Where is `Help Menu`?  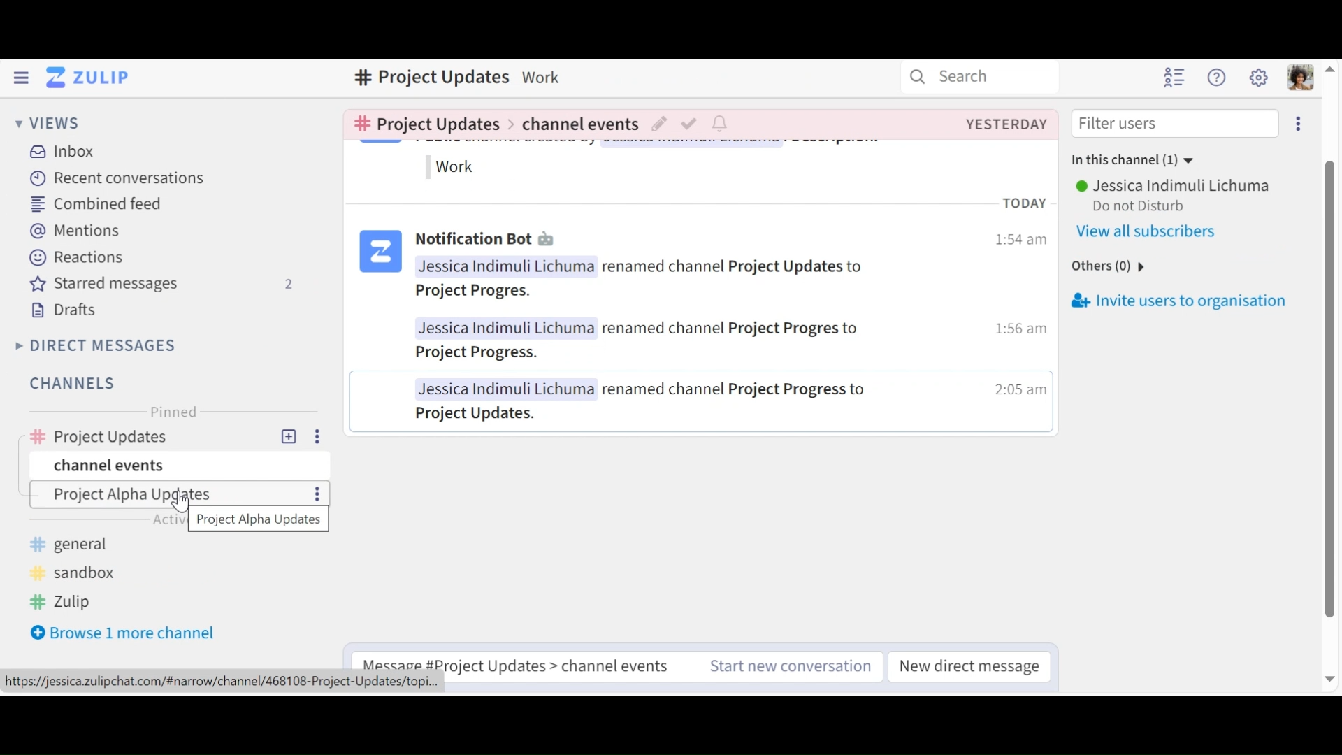
Help Menu is located at coordinates (1218, 78).